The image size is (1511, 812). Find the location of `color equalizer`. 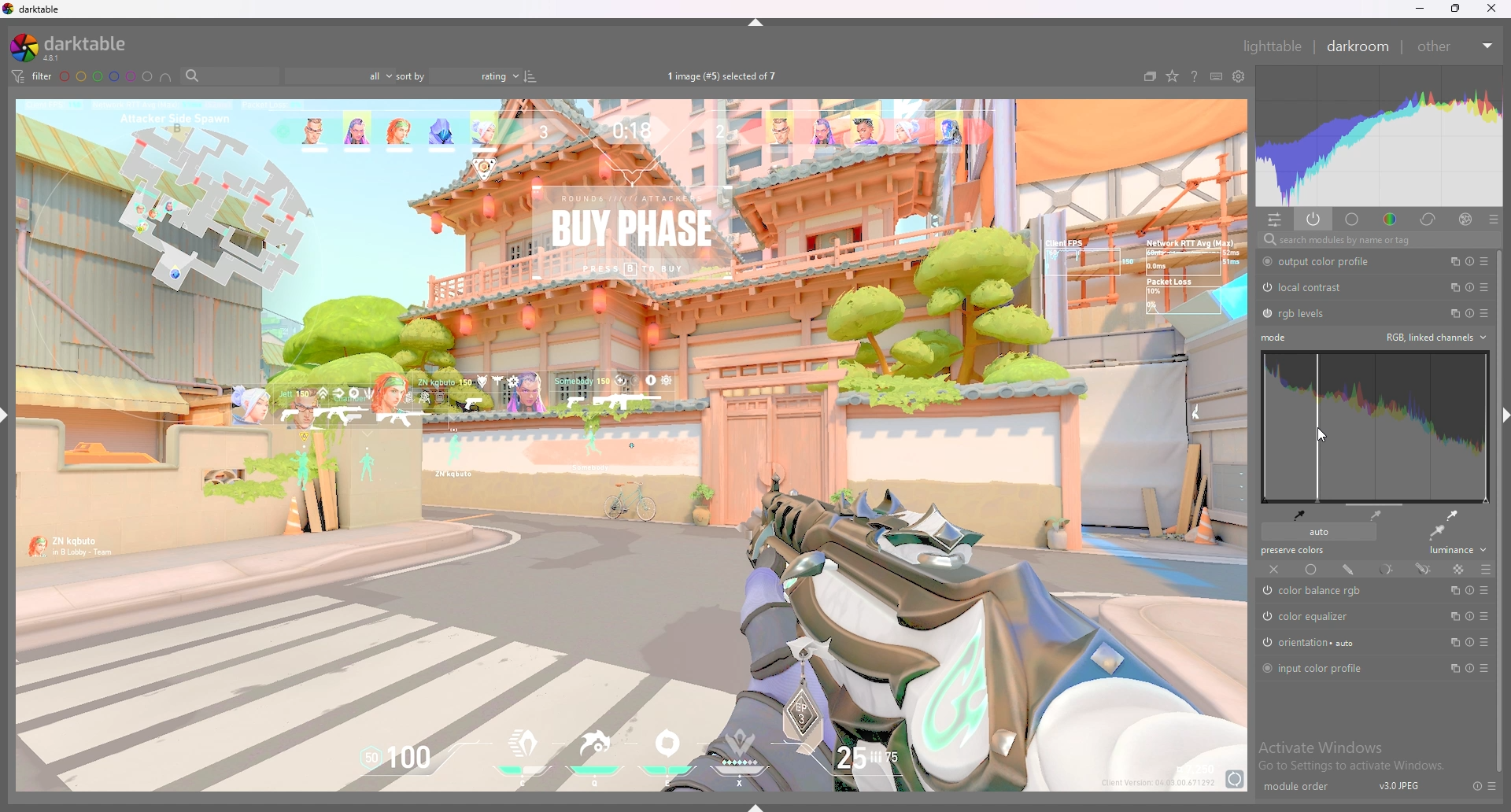

color equalizer is located at coordinates (1315, 618).